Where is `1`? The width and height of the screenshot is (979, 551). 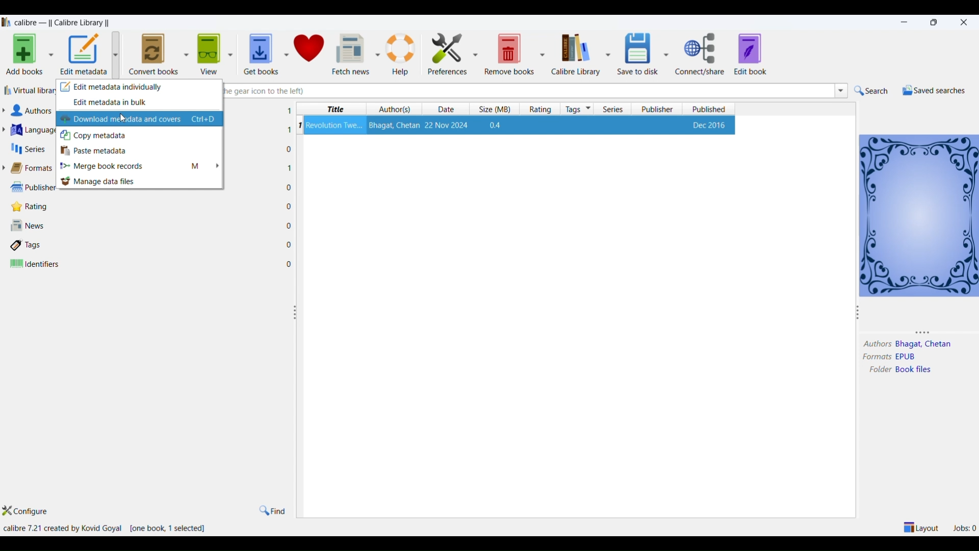
1 is located at coordinates (299, 125).